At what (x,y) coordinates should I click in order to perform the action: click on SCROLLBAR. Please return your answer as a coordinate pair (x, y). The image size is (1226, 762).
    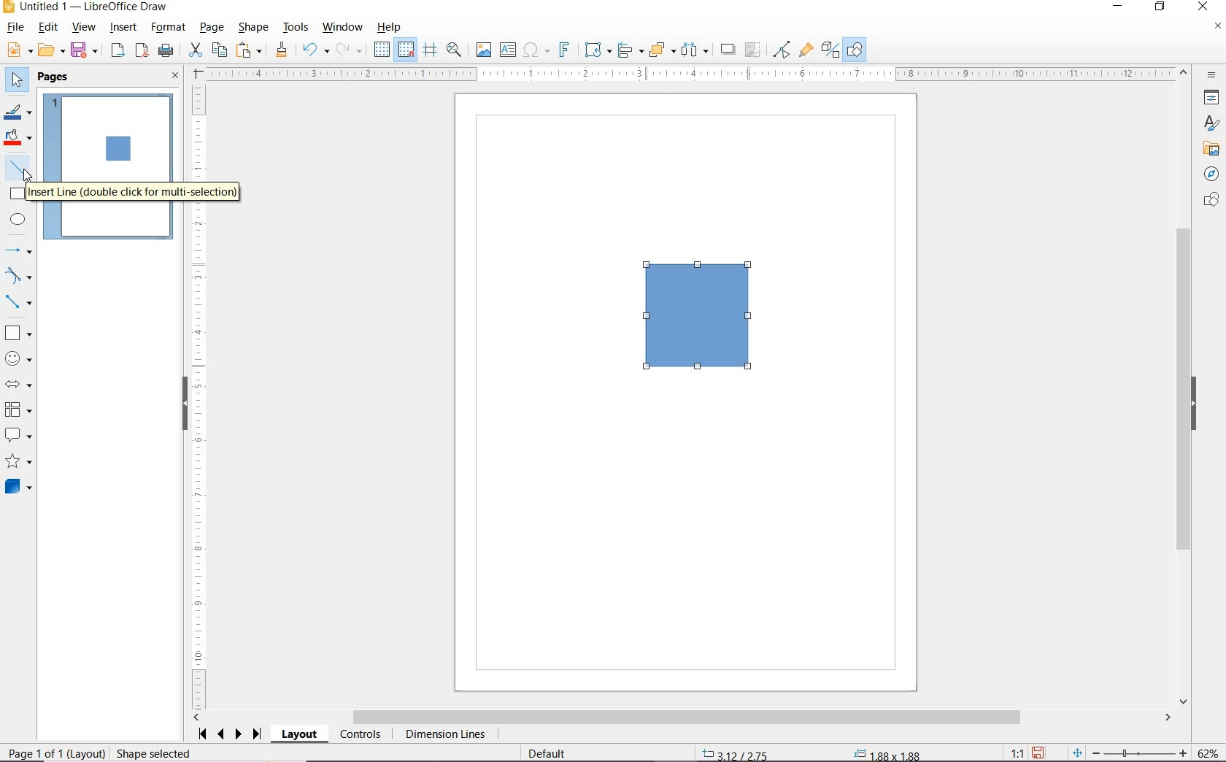
    Looking at the image, I should click on (682, 717).